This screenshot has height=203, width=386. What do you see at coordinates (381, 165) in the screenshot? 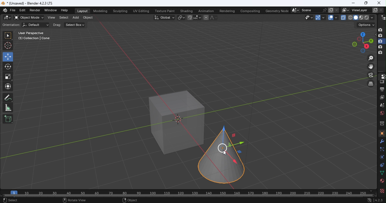
I see `Constraints` at bounding box center [381, 165].